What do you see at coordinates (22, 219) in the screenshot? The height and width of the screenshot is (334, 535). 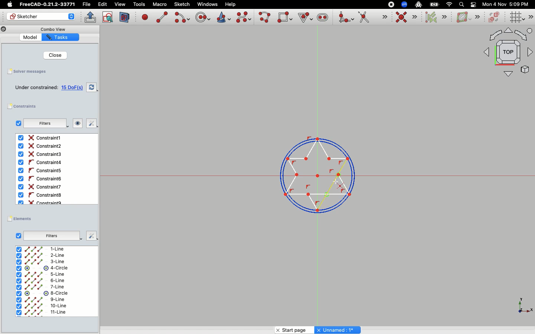 I see `Elements` at bounding box center [22, 219].